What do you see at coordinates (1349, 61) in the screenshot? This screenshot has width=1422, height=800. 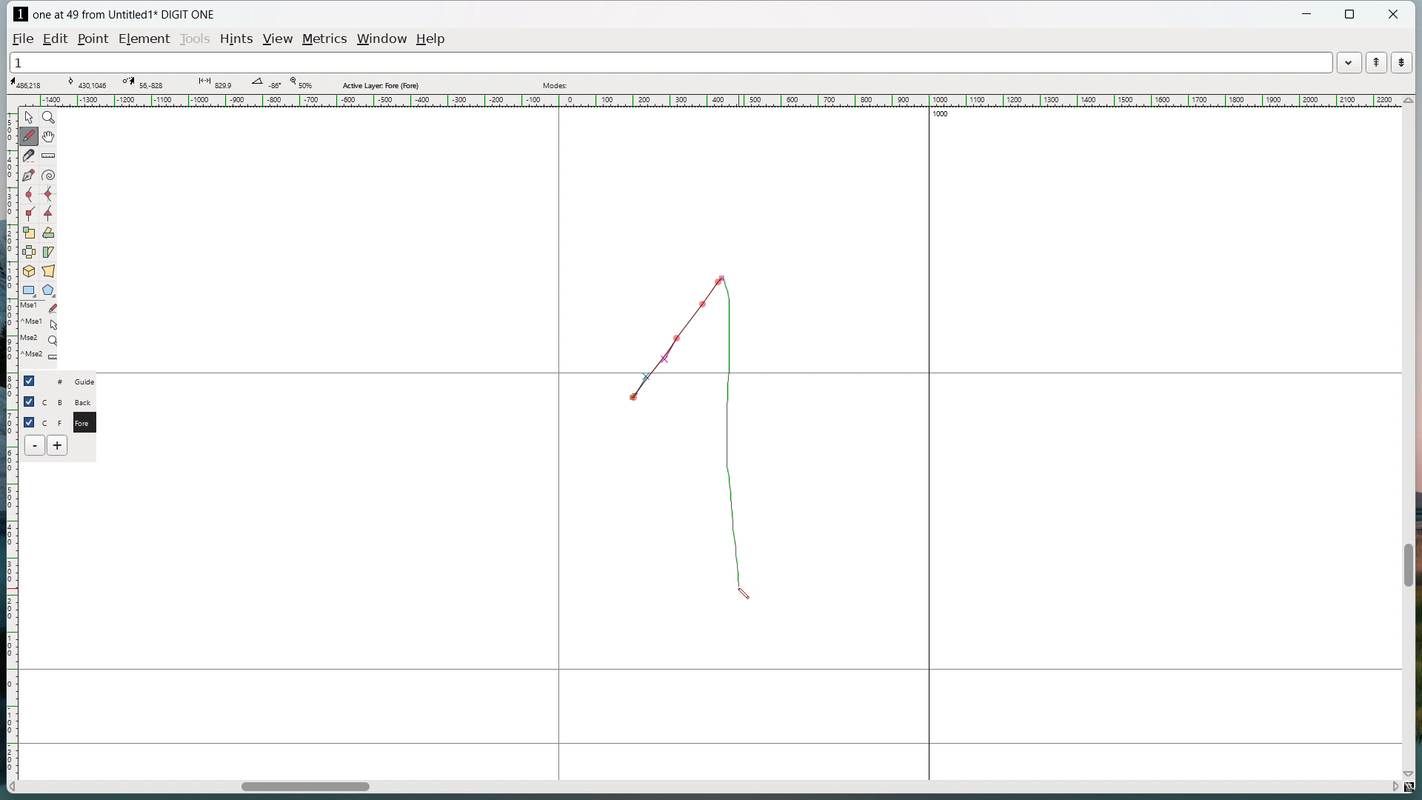 I see `word list` at bounding box center [1349, 61].